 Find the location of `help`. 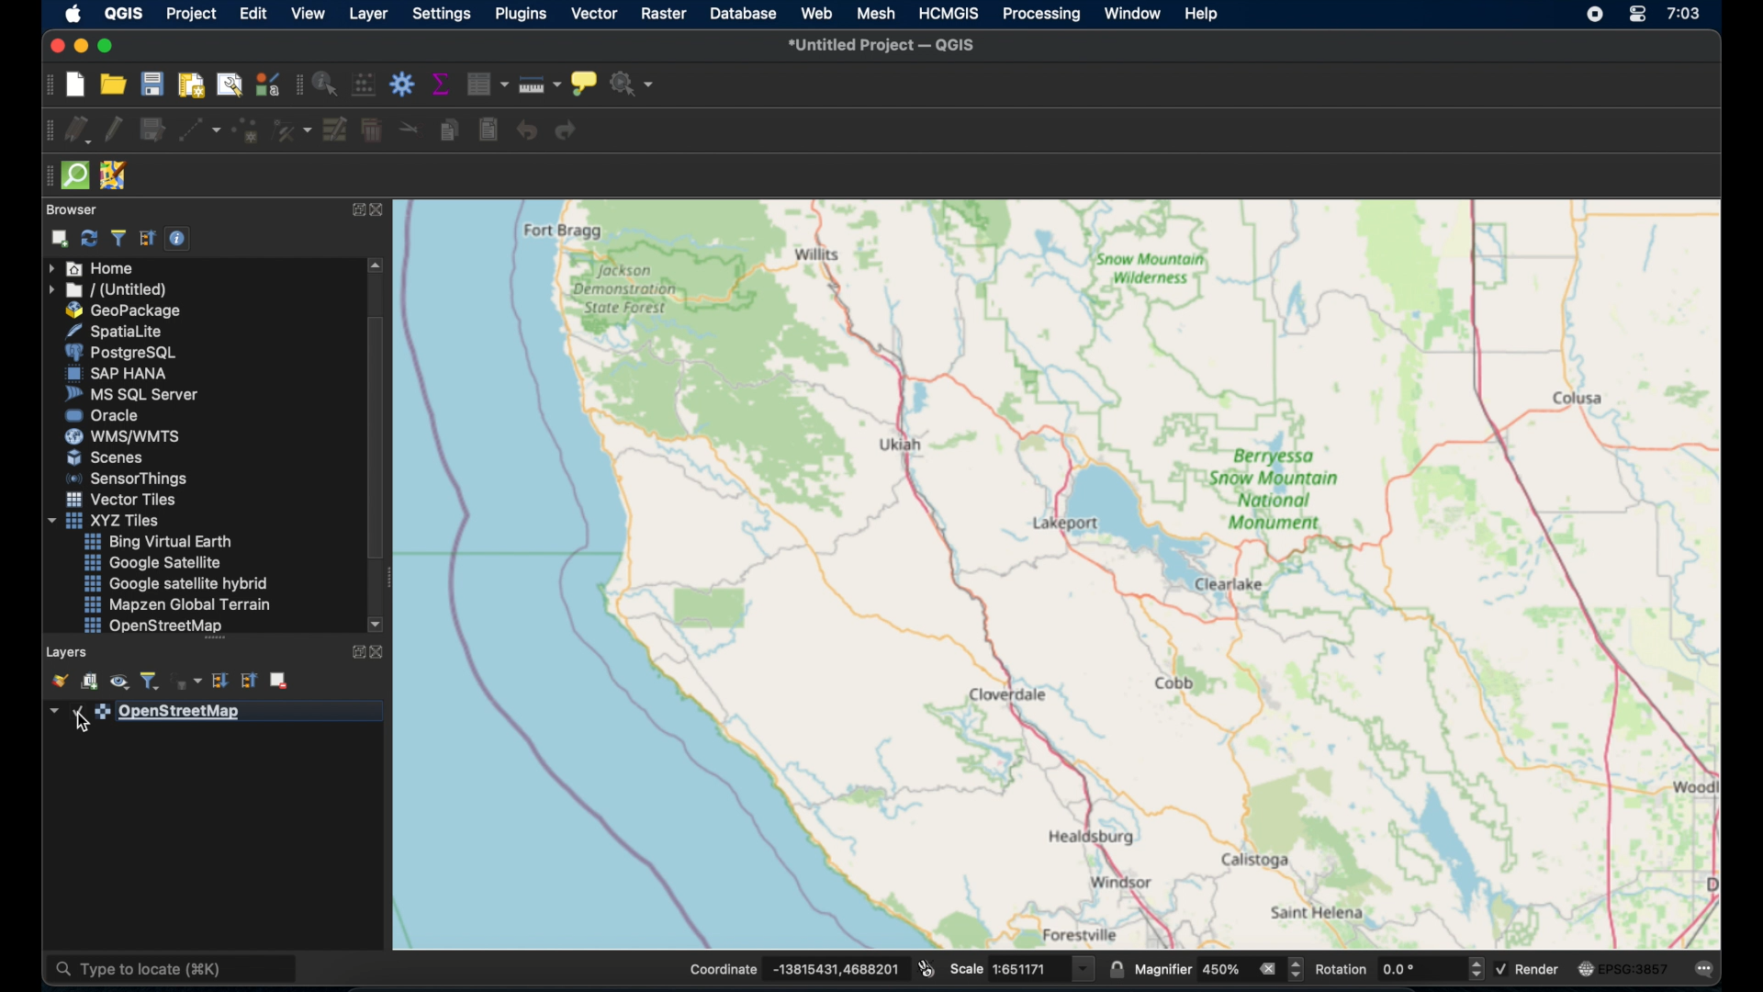

help is located at coordinates (1202, 16).